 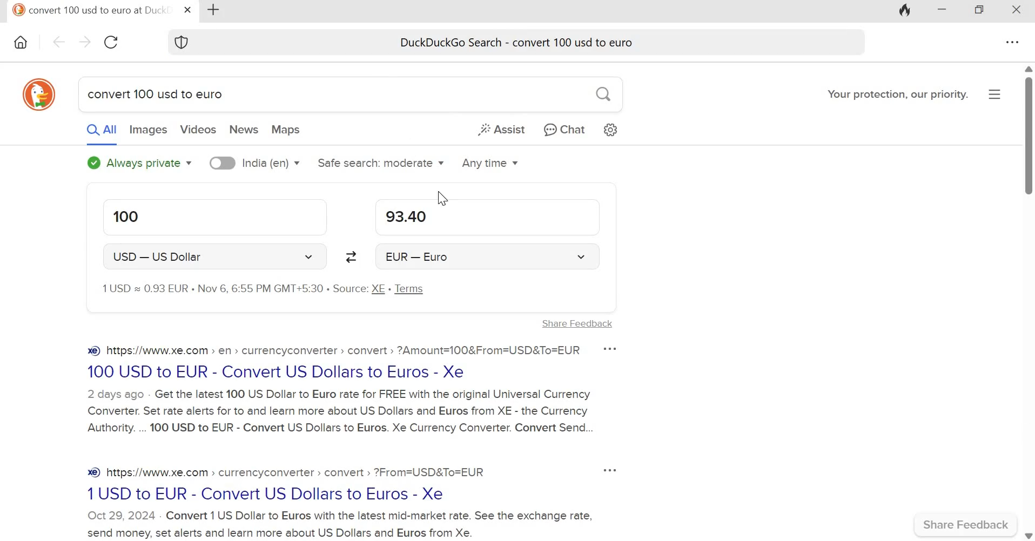 What do you see at coordinates (214, 218) in the screenshot?
I see `100` at bounding box center [214, 218].